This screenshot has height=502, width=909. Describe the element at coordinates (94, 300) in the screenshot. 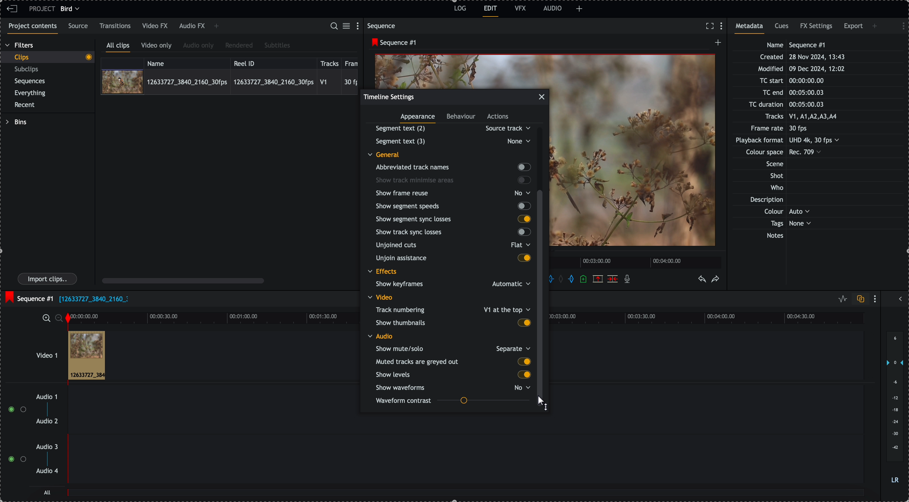

I see `file` at that location.